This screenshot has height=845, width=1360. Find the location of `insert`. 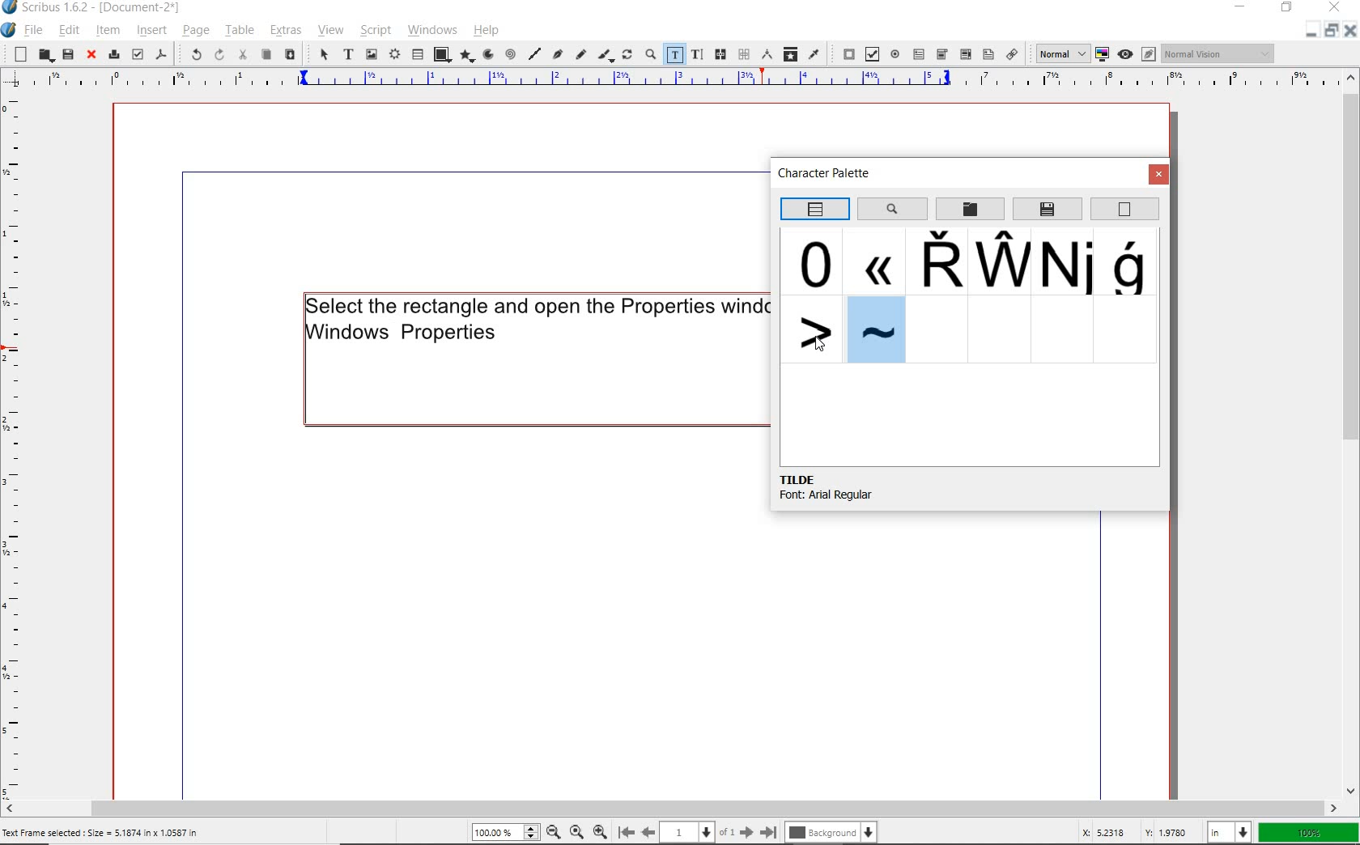

insert is located at coordinates (151, 30).